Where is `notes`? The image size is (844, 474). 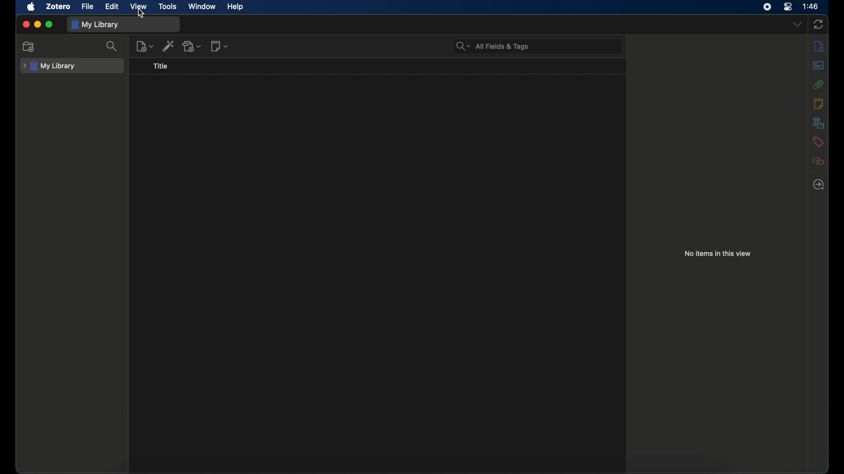
notes is located at coordinates (819, 103).